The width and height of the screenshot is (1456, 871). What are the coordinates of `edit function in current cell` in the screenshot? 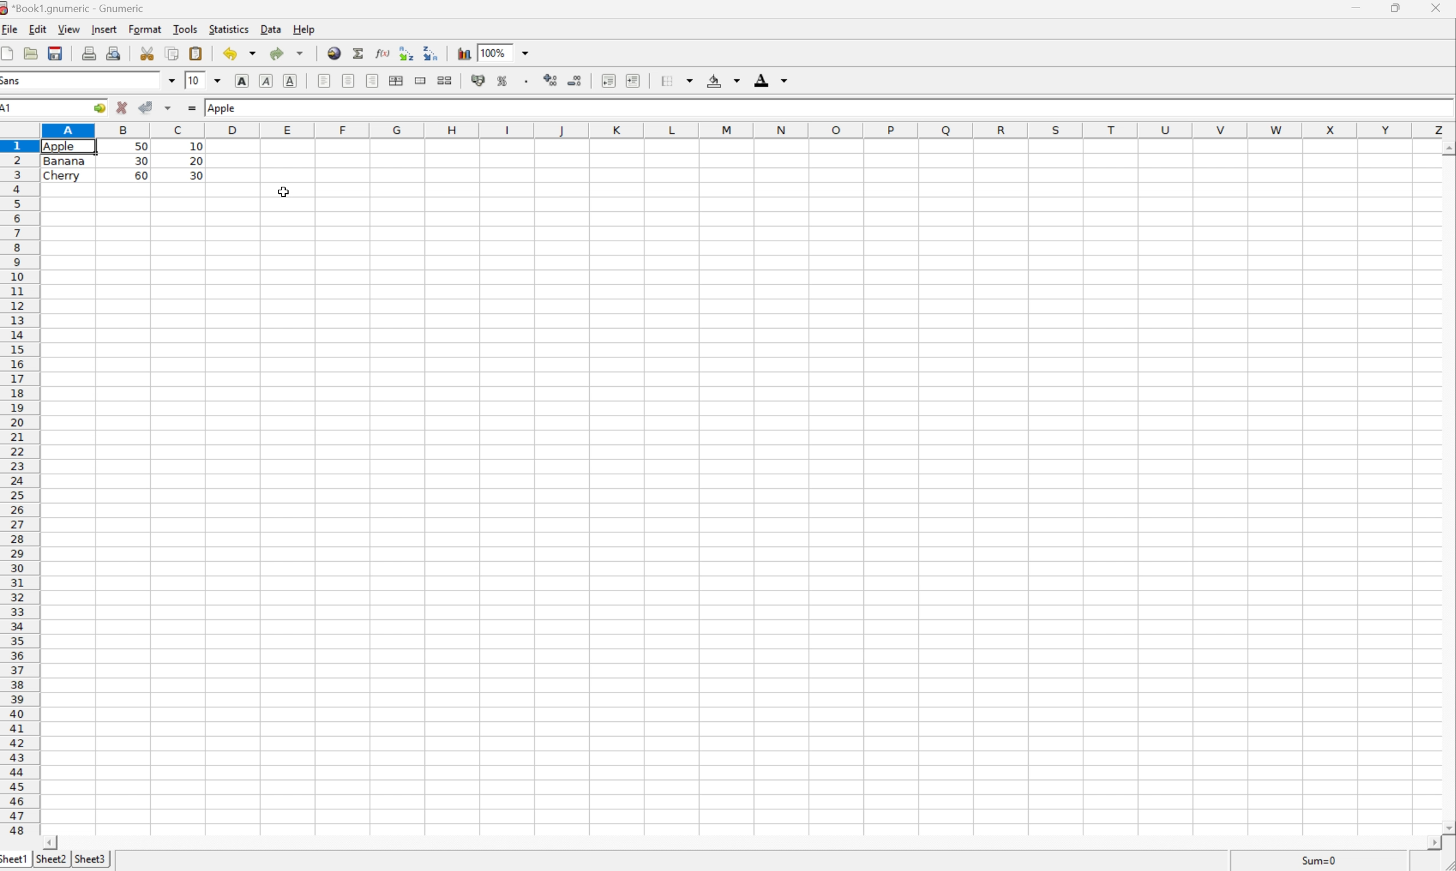 It's located at (383, 52).